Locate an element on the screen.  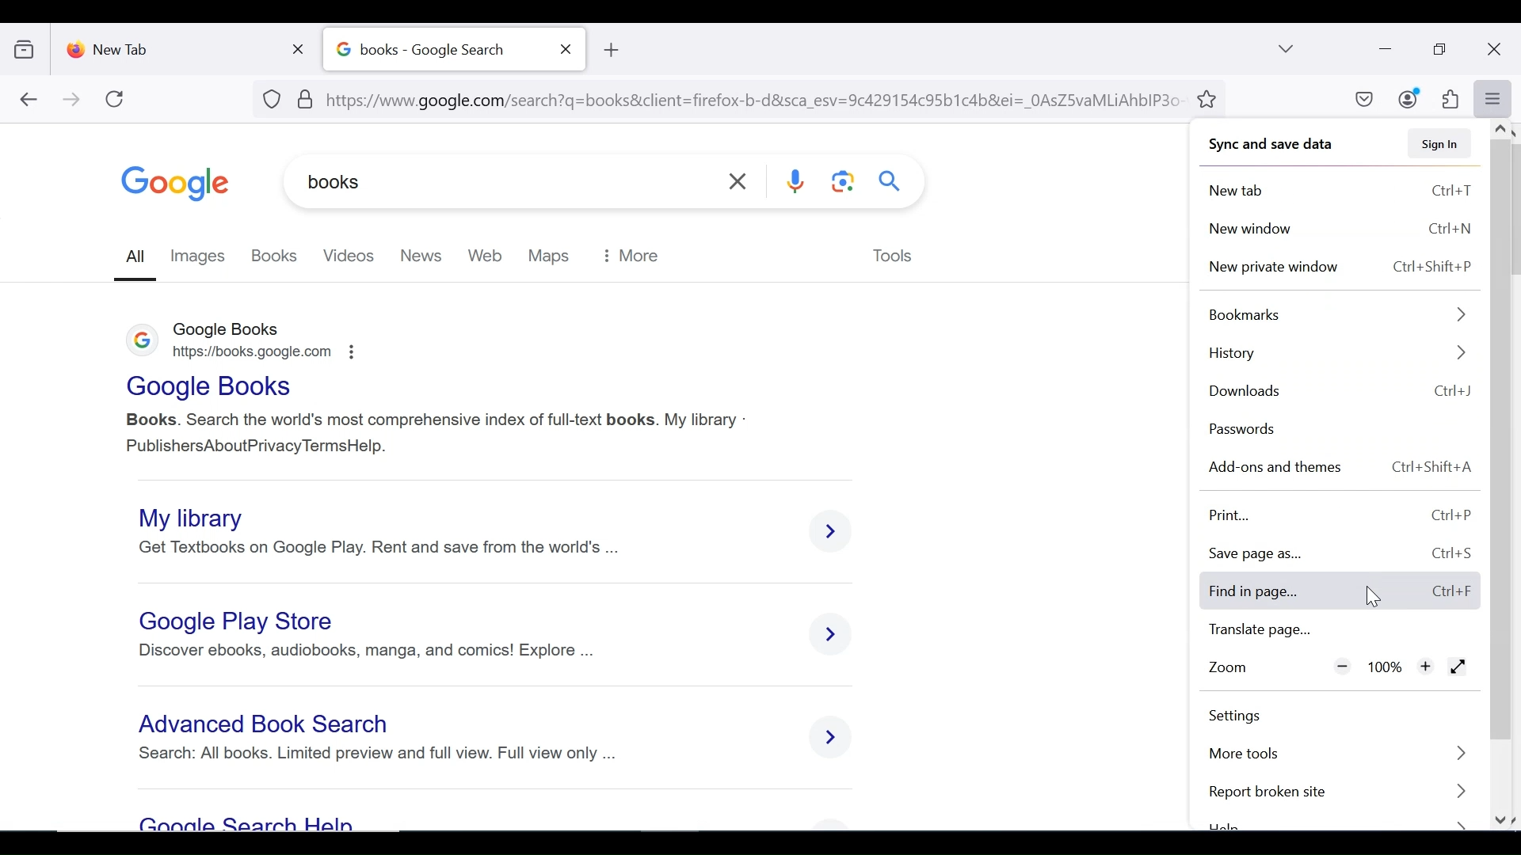
books is located at coordinates (276, 255).